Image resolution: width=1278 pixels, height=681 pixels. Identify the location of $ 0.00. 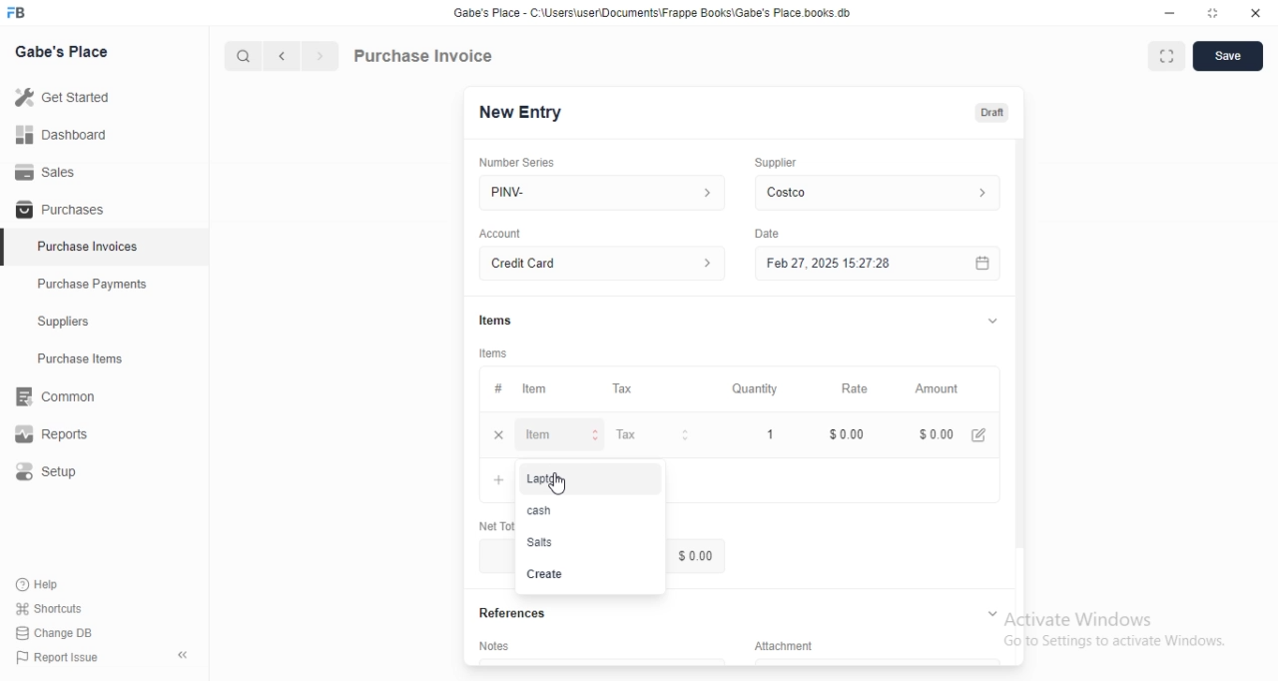
(696, 555).